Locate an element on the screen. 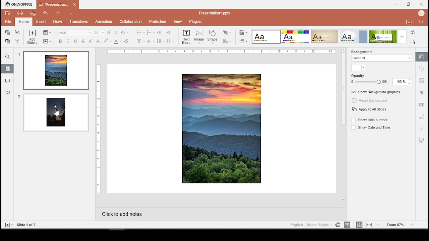  collaboration is located at coordinates (130, 21).